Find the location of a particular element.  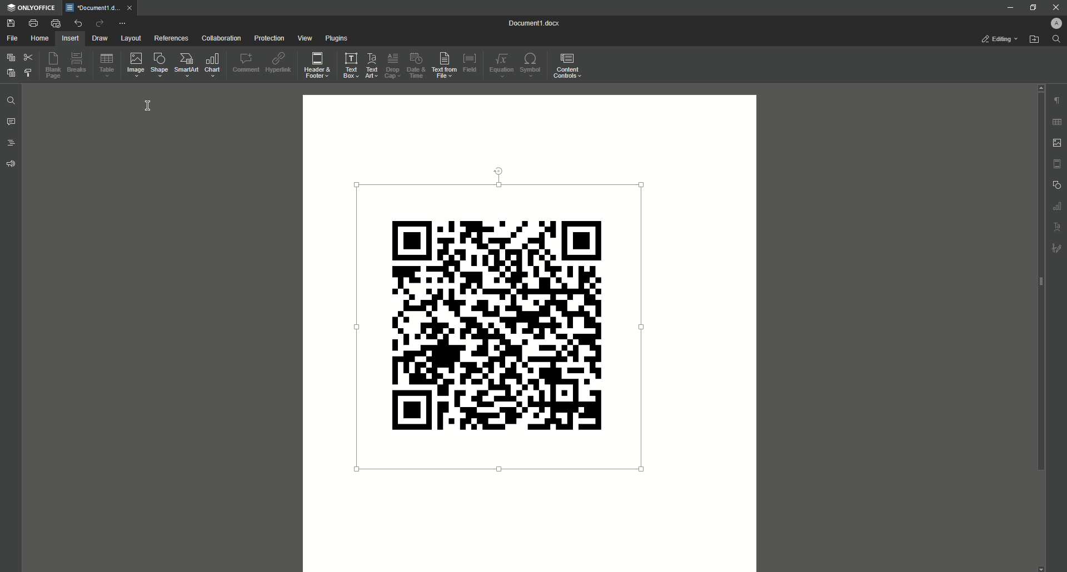

Date and Time is located at coordinates (415, 66).